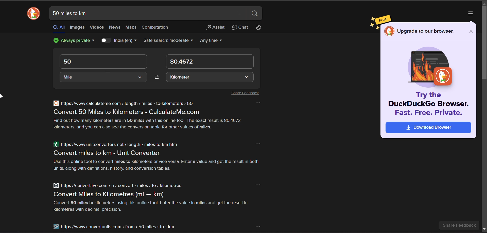 Image resolution: width=487 pixels, height=233 pixels. I want to click on Upgrade to our browser., so click(426, 32).